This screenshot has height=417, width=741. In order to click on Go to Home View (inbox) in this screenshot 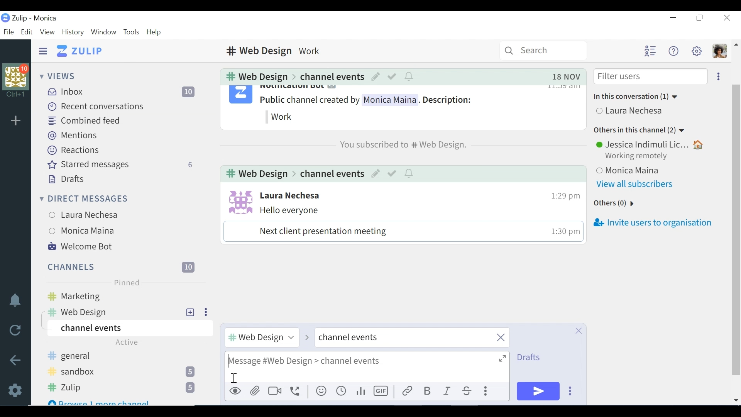, I will do `click(81, 51)`.